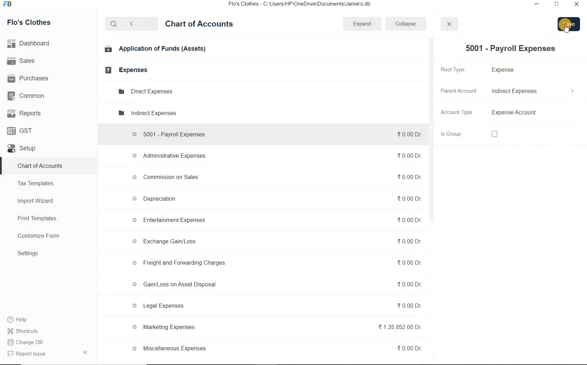 The image size is (587, 365). I want to click on © Depreciation 20.000r, so click(276, 198).